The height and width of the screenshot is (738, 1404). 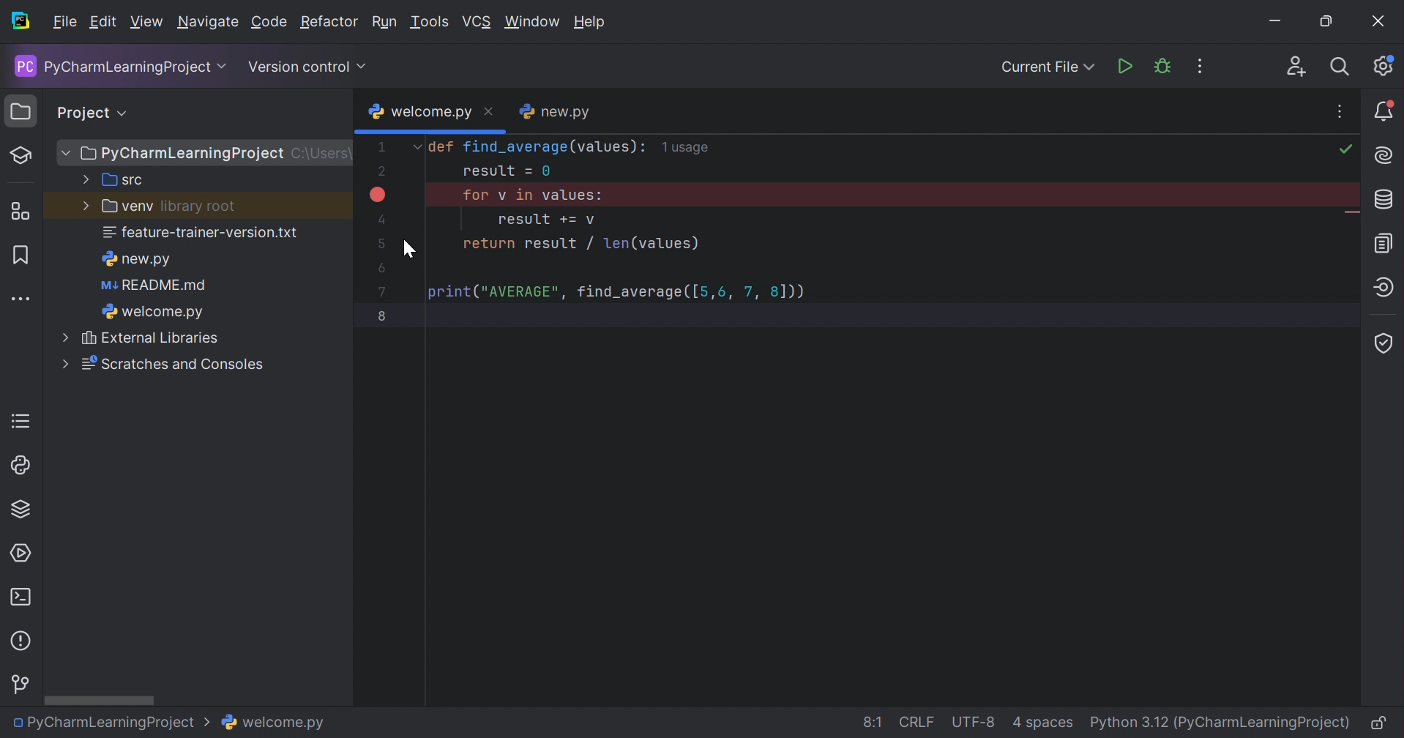 I want to click on 2, so click(x=381, y=174).